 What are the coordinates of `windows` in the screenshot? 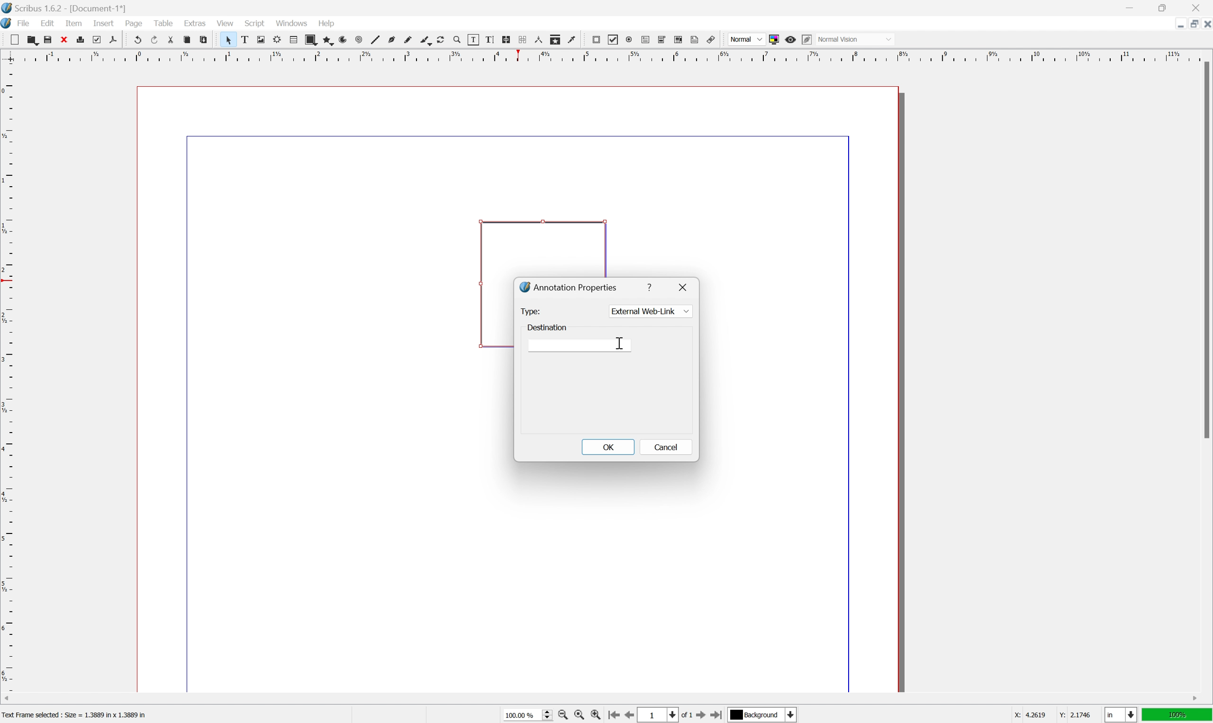 It's located at (292, 22).